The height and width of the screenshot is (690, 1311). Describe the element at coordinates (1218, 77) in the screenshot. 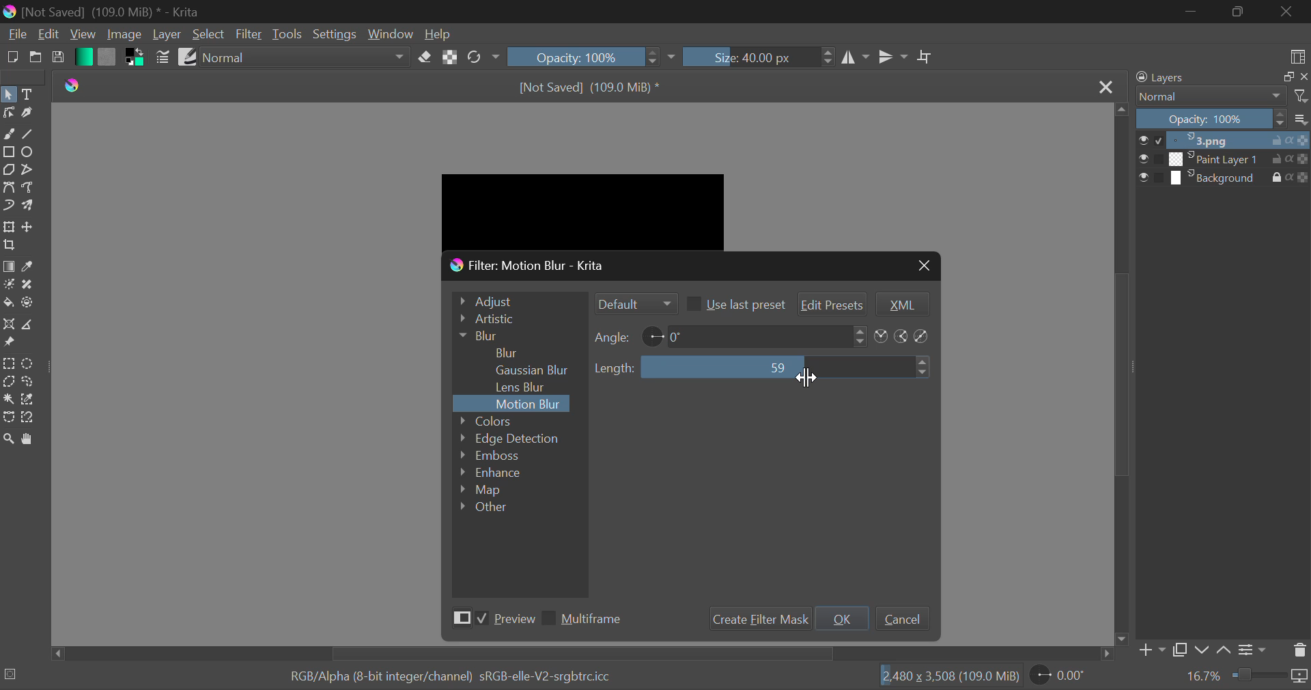

I see `Layers` at that location.